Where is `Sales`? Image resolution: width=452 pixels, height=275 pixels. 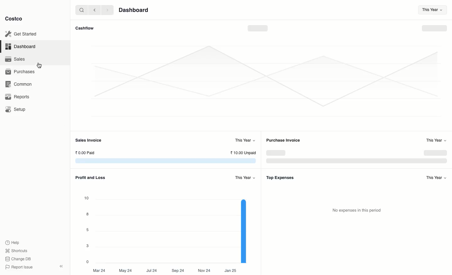
Sales is located at coordinates (15, 59).